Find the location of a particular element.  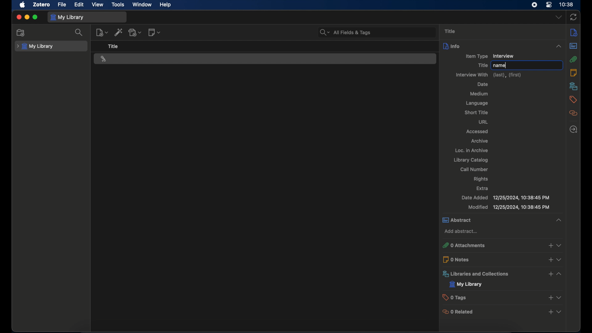

abstract is located at coordinates (503, 220).